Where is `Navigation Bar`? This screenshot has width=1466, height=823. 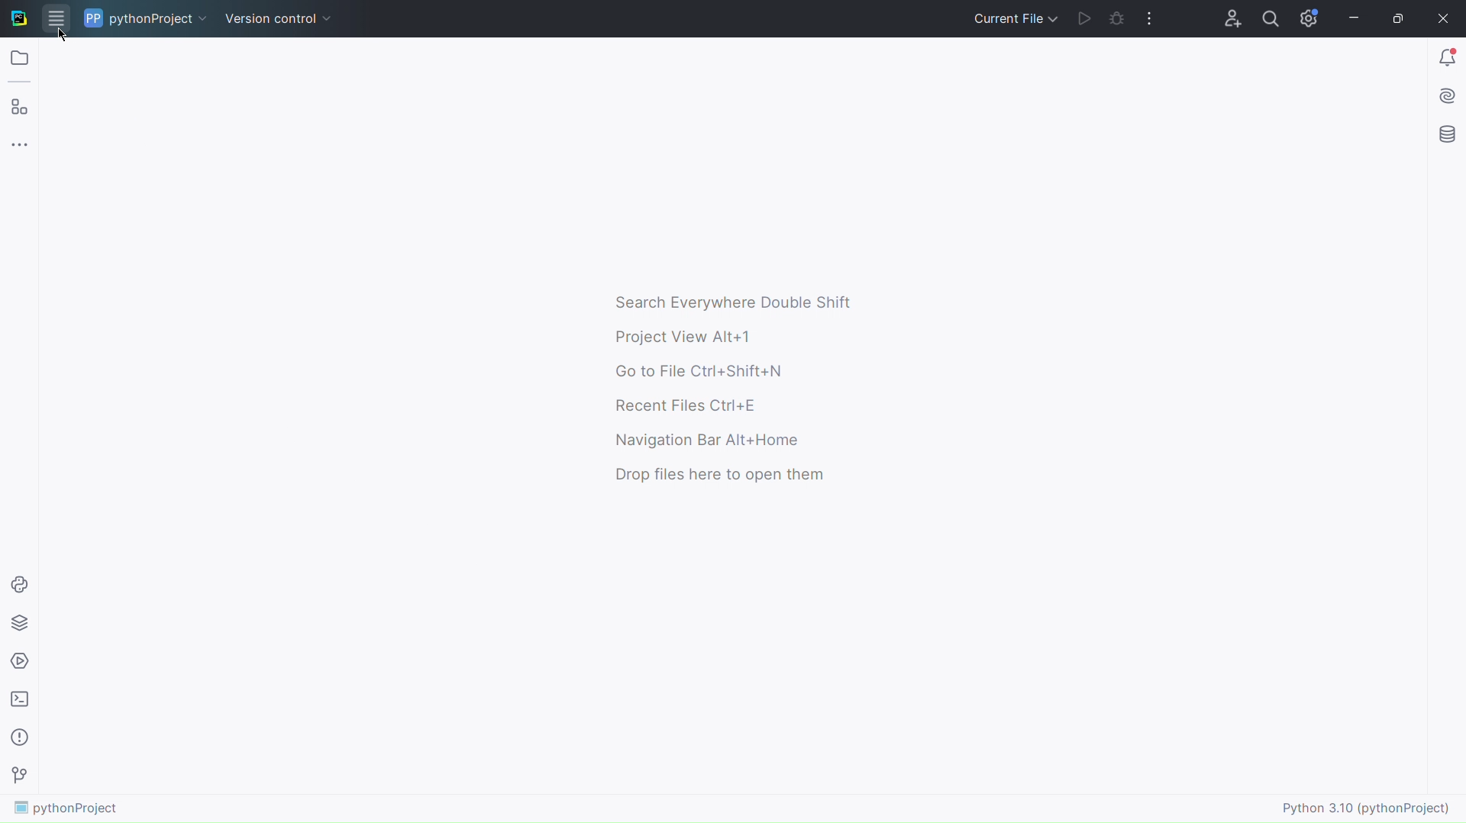 Navigation Bar is located at coordinates (703, 439).